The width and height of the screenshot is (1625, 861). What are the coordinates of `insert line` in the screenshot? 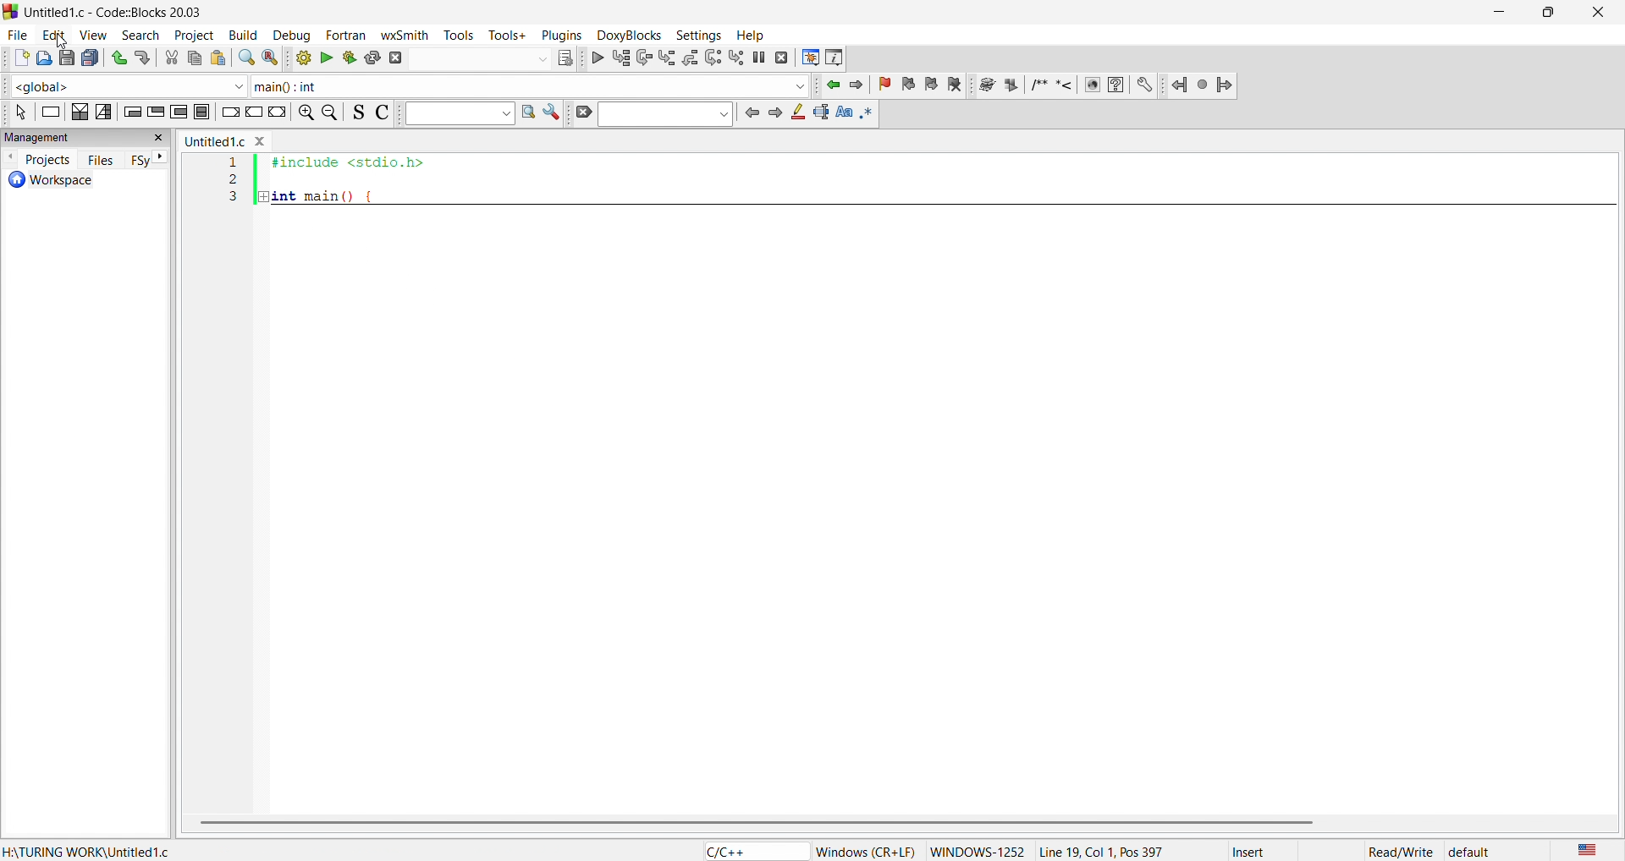 It's located at (1067, 85).